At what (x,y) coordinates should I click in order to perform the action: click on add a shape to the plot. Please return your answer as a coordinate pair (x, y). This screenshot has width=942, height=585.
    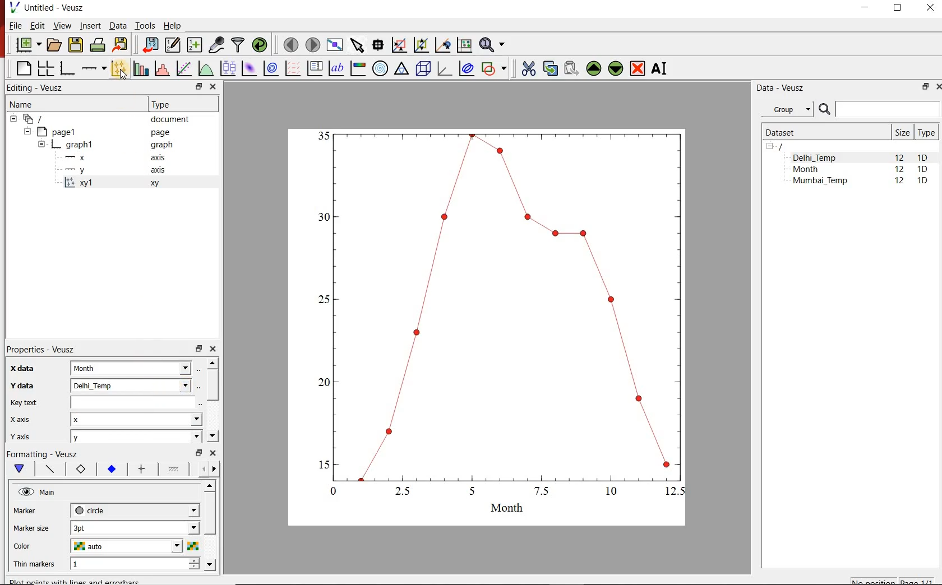
    Looking at the image, I should click on (494, 69).